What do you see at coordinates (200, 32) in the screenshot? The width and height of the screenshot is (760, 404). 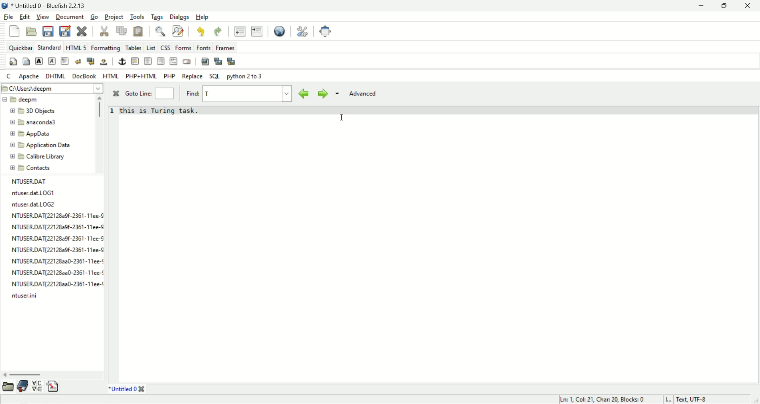 I see `undo` at bounding box center [200, 32].